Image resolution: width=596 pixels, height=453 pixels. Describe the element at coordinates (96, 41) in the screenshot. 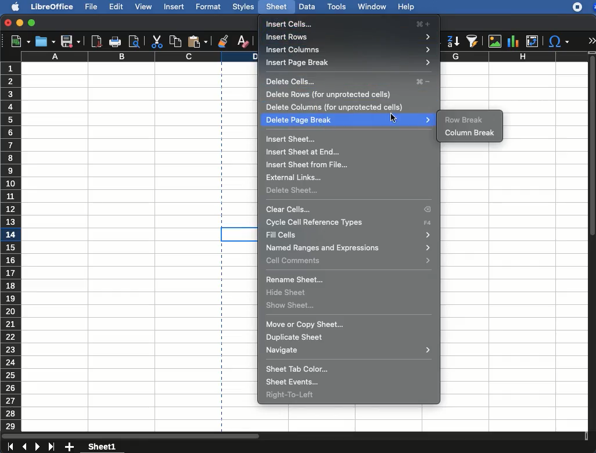

I see `pdf` at that location.